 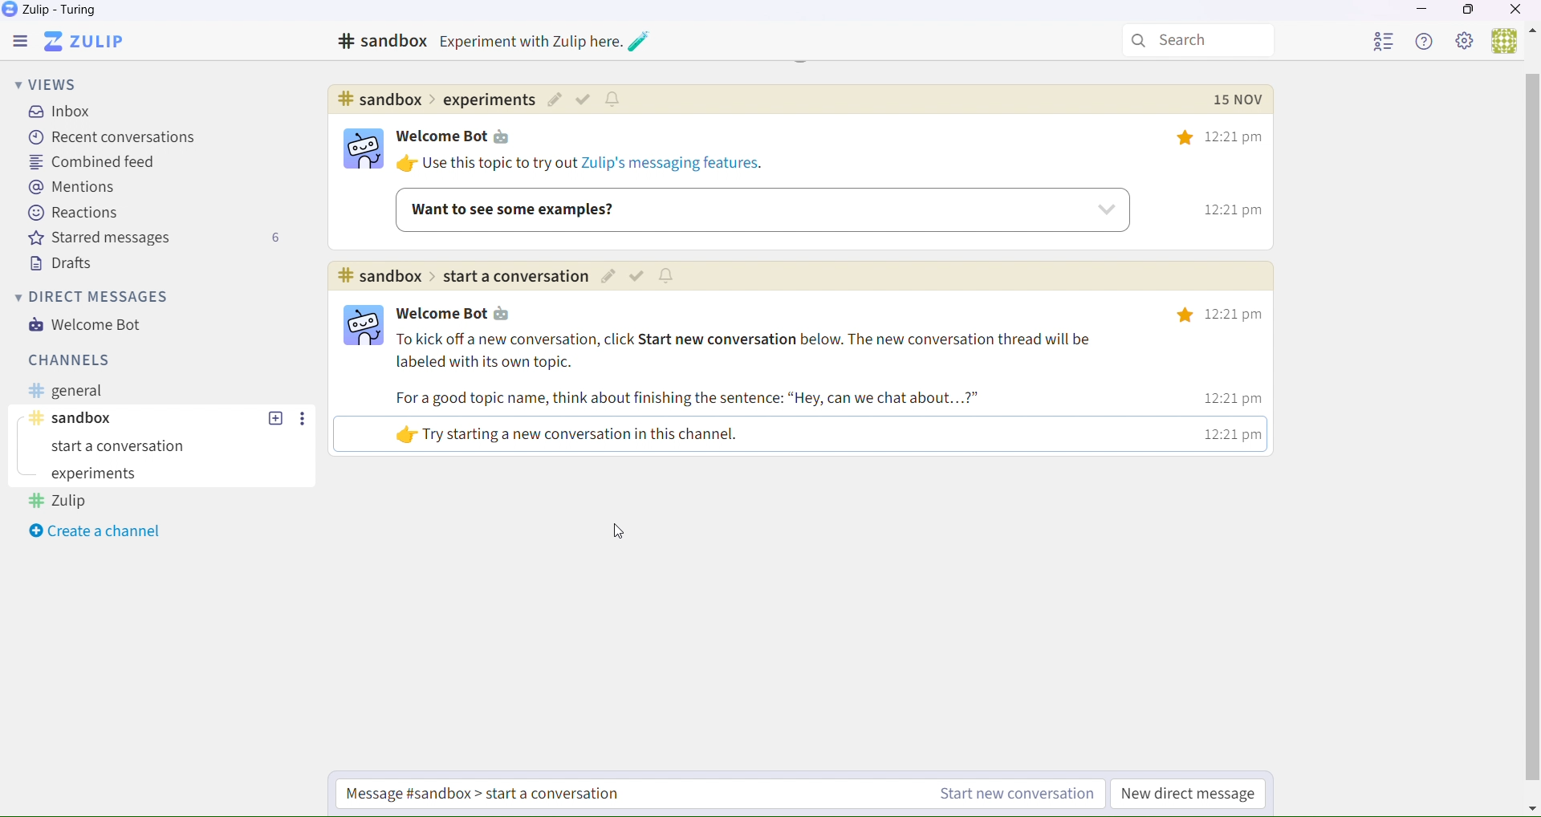 What do you see at coordinates (91, 163) in the screenshot?
I see `Combined feed` at bounding box center [91, 163].